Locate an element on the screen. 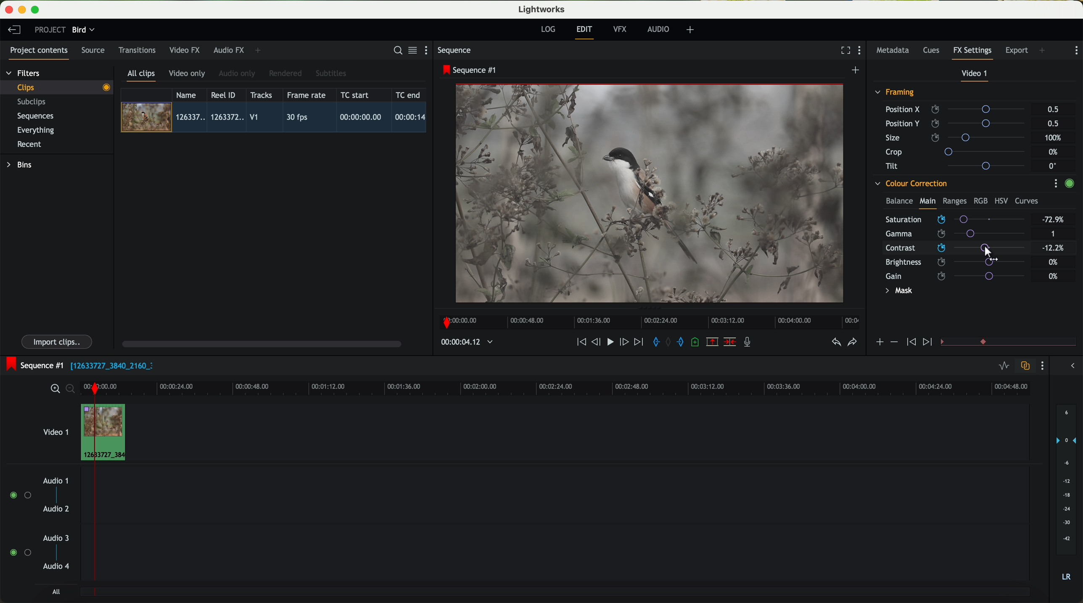 This screenshot has height=603, width=1083. 100% is located at coordinates (1055, 138).